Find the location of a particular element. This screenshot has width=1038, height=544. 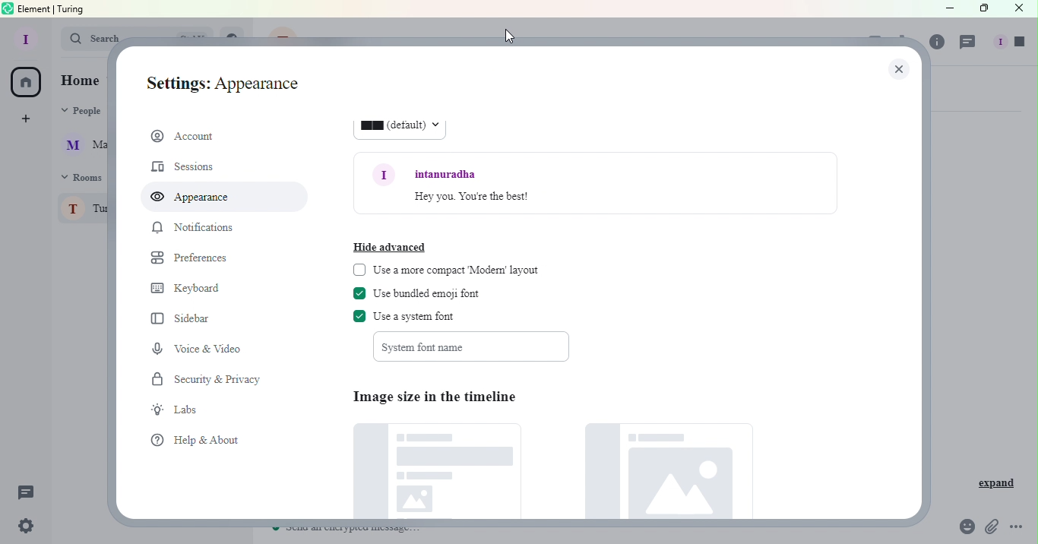

Threads is located at coordinates (971, 44).